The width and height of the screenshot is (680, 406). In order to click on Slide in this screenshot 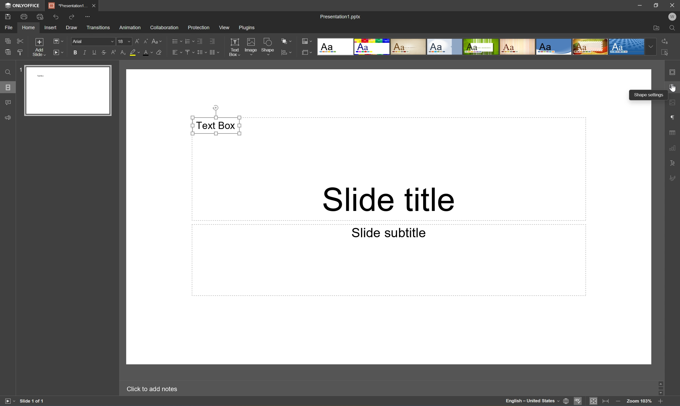, I will do `click(69, 91)`.